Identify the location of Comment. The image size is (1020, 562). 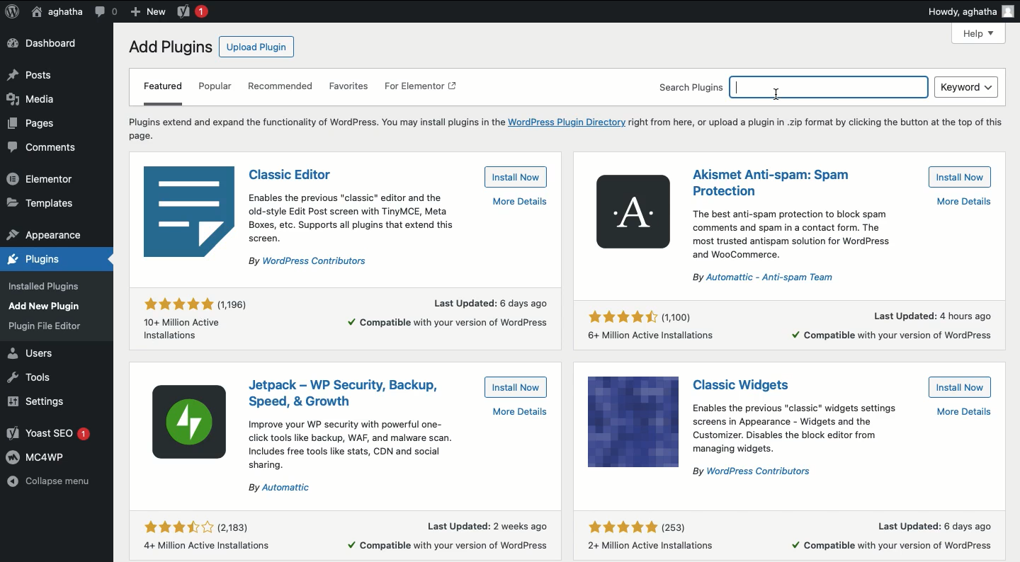
(106, 11).